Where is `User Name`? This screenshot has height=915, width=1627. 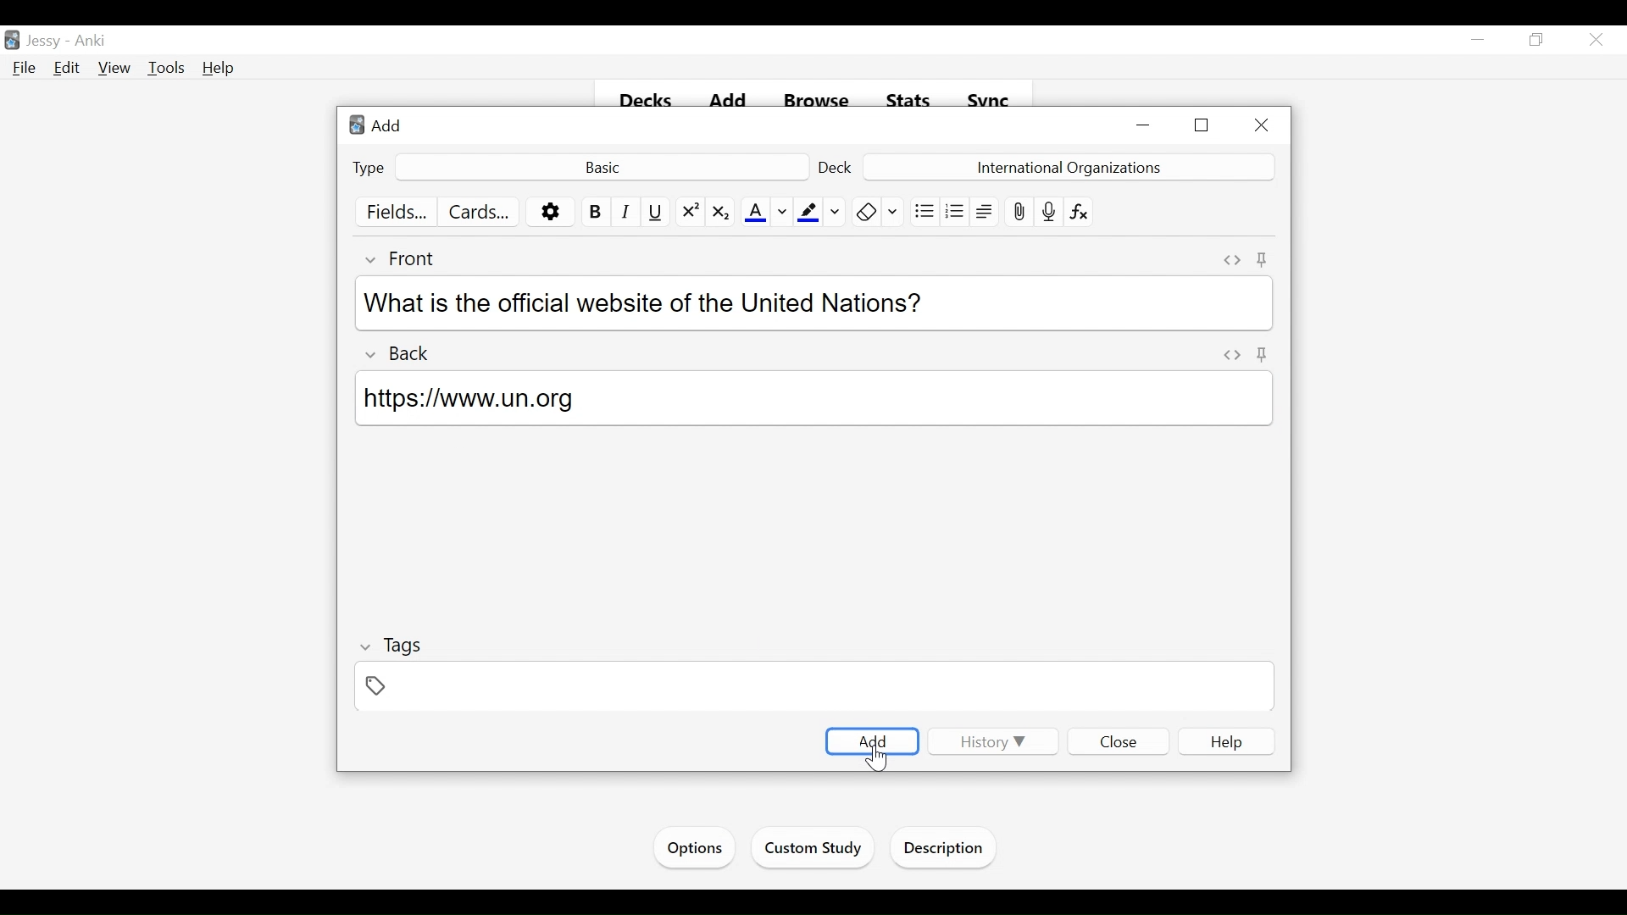 User Name is located at coordinates (43, 42).